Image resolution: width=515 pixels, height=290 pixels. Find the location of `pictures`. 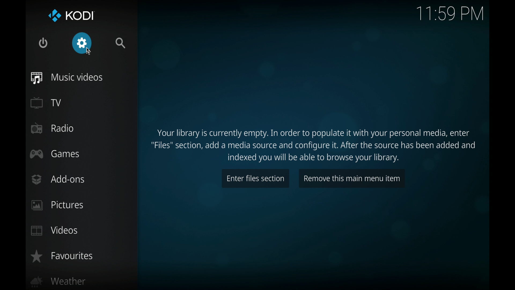

pictures is located at coordinates (57, 205).